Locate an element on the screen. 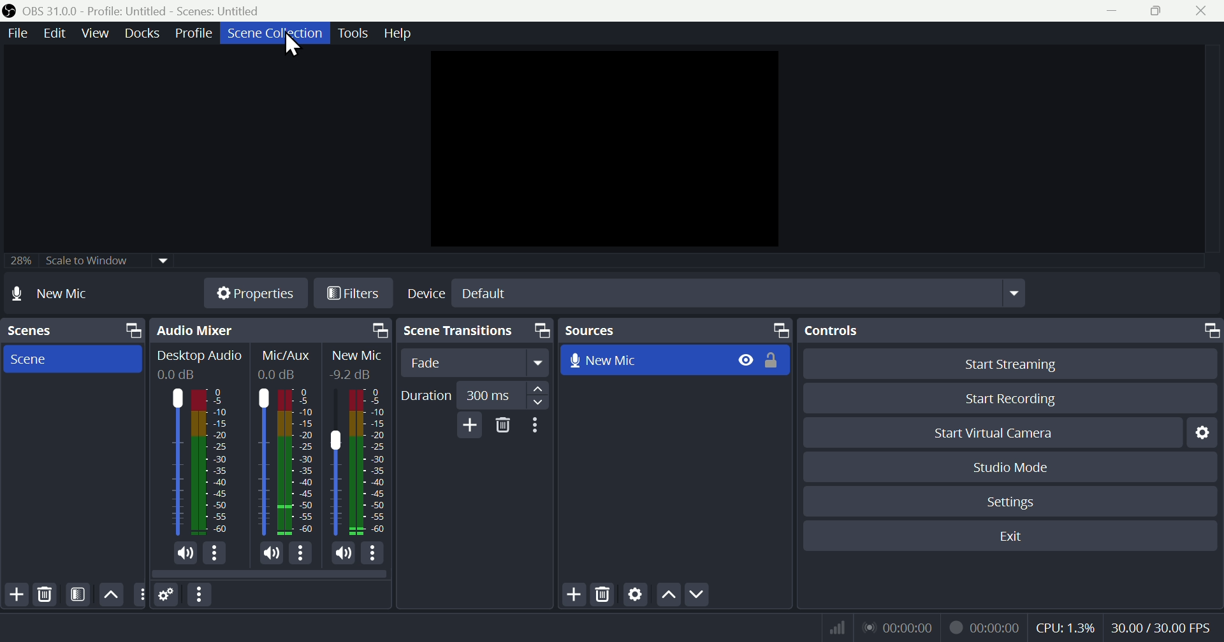  New Mic is located at coordinates (370, 463).